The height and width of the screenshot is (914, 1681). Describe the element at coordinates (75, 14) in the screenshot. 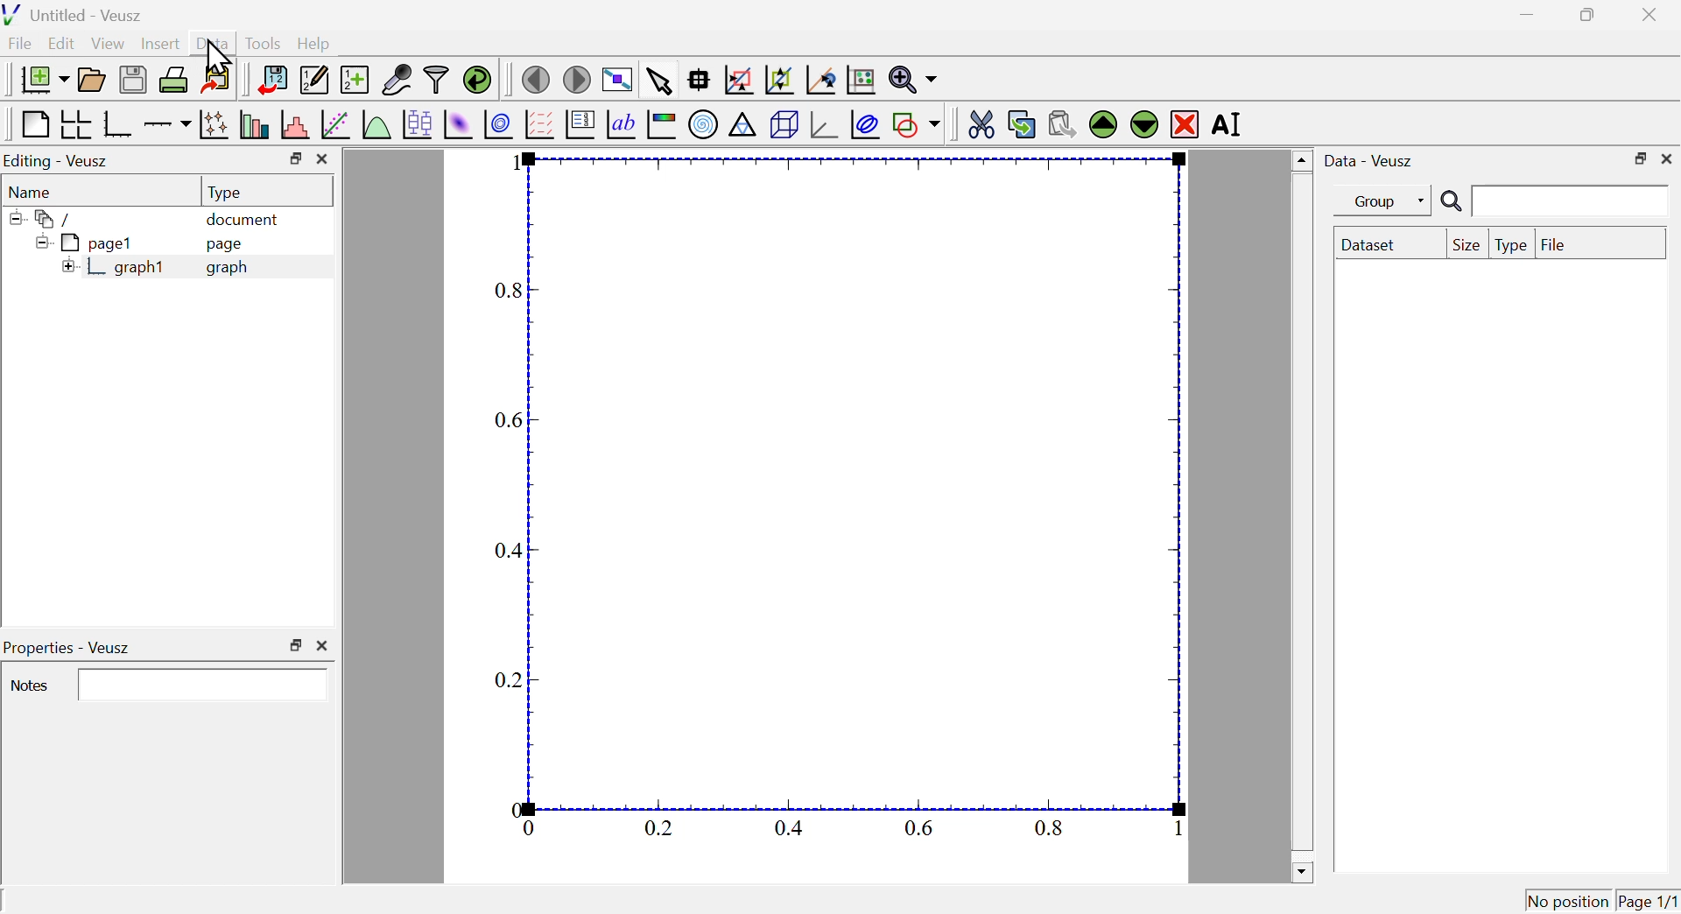

I see `untitled - veusz` at that location.